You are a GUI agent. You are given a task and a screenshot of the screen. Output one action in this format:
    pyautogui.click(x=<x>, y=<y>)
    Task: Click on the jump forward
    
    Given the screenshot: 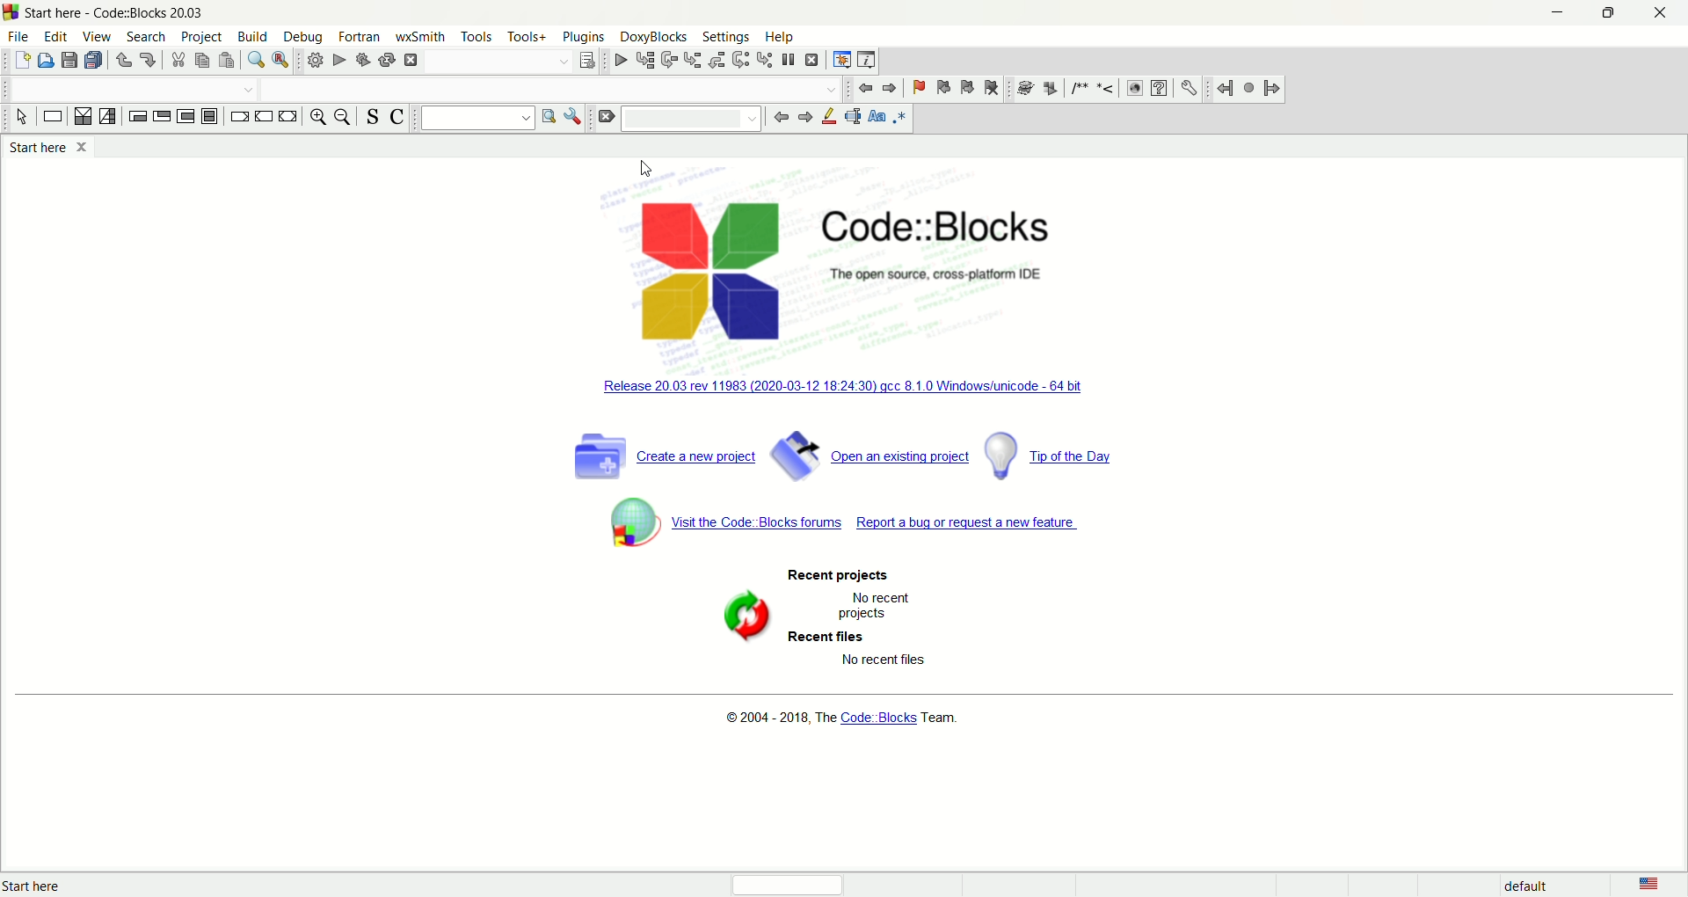 What is the action you would take?
    pyautogui.click(x=1270, y=87)
    